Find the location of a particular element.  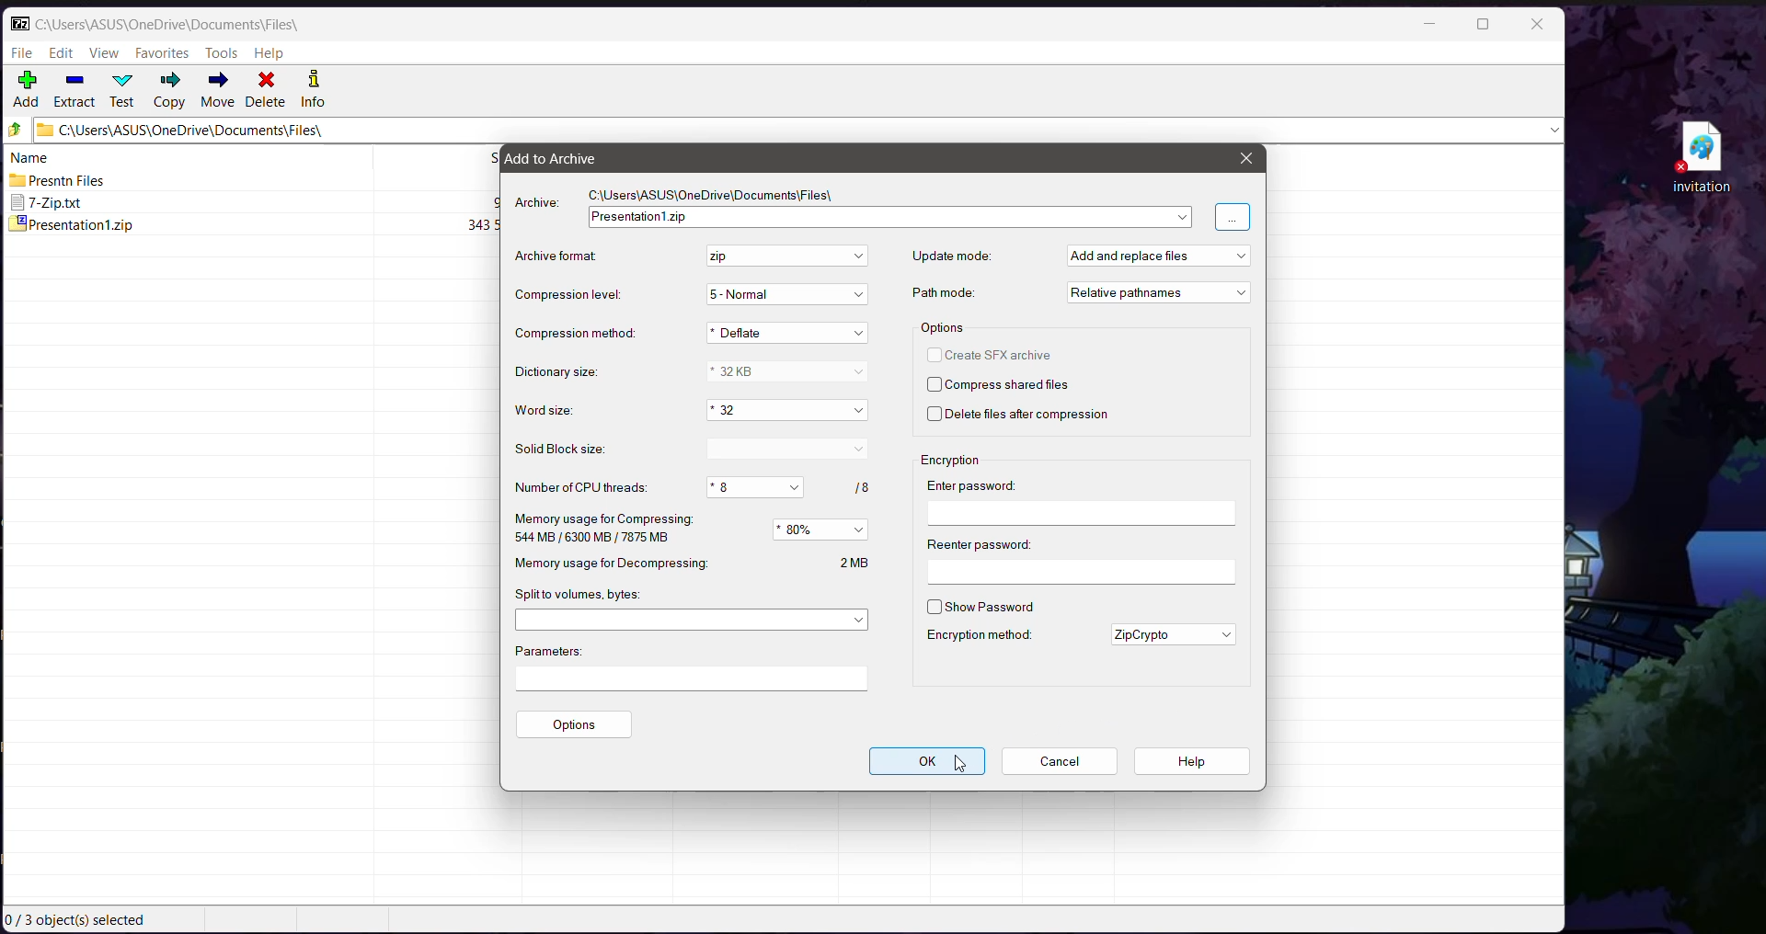

Delete files after compression - click to enable/disable is located at coordinates (1024, 416).